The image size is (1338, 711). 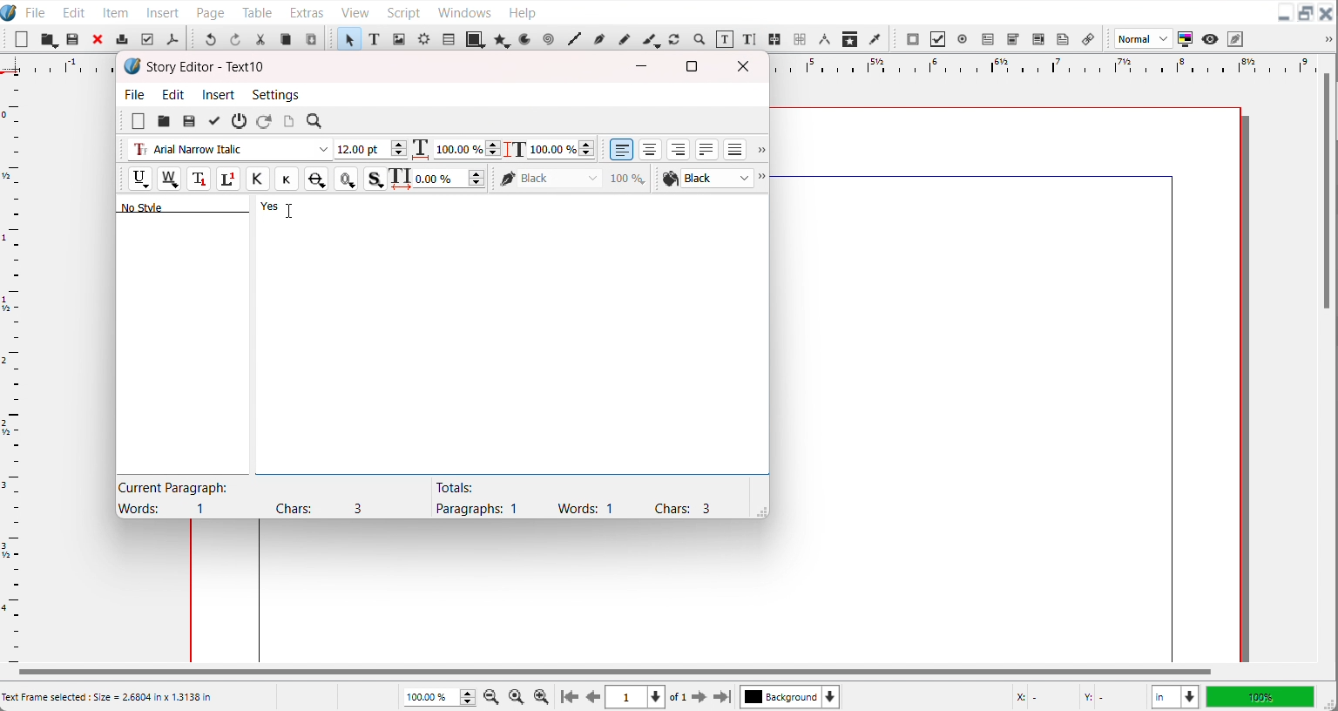 I want to click on Preview, so click(x=1211, y=39).